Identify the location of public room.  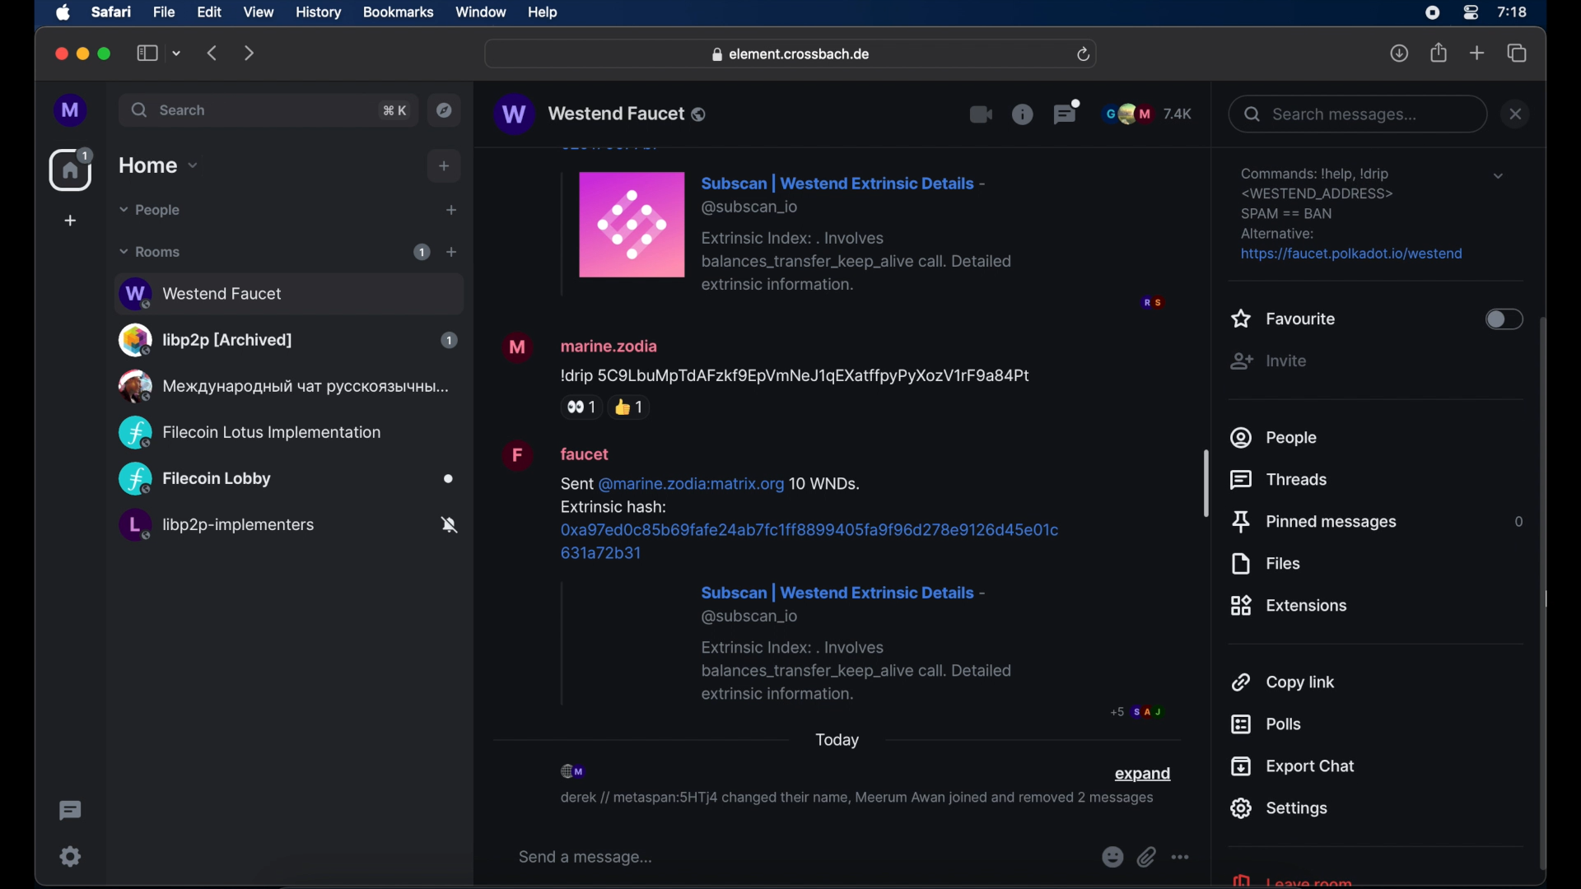
(287, 480).